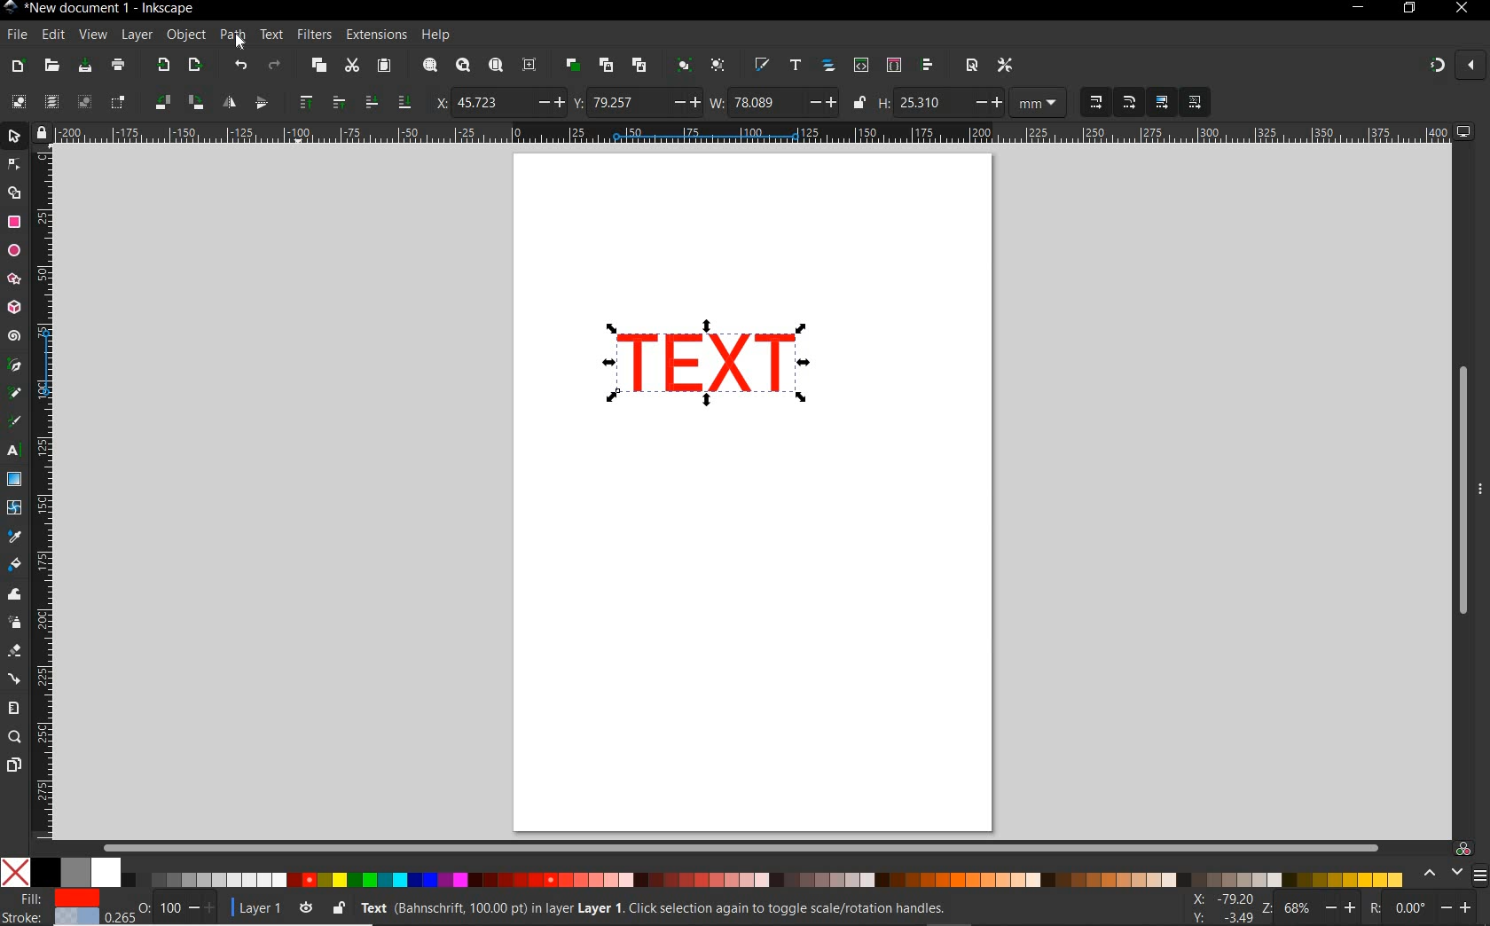 Image resolution: width=1490 pixels, height=926 pixels. Describe the element at coordinates (435, 36) in the screenshot. I see `HELP` at that location.